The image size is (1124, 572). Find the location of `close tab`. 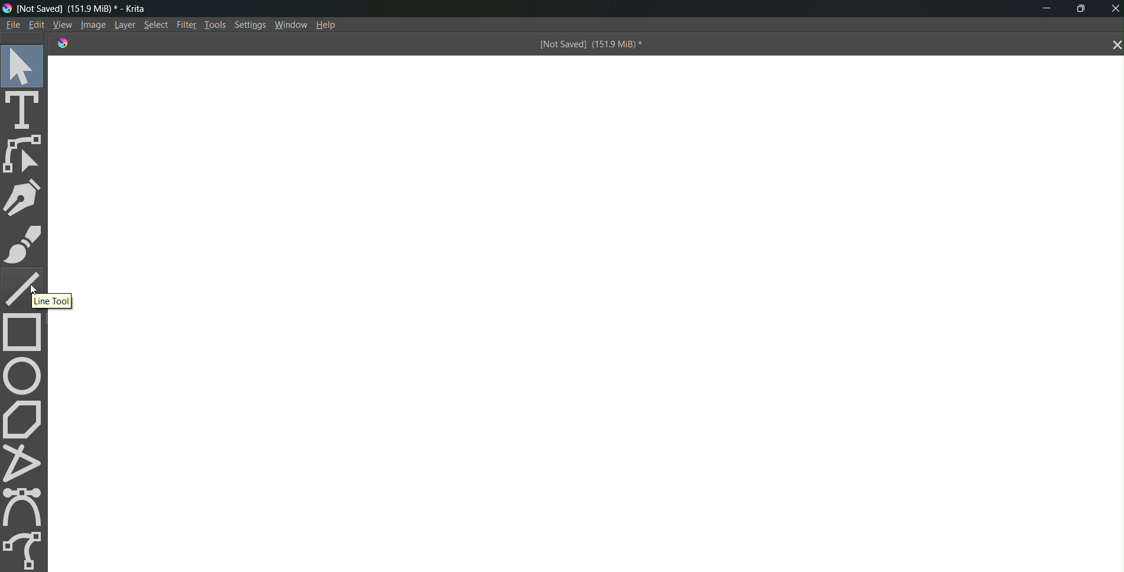

close tab is located at coordinates (1113, 45).